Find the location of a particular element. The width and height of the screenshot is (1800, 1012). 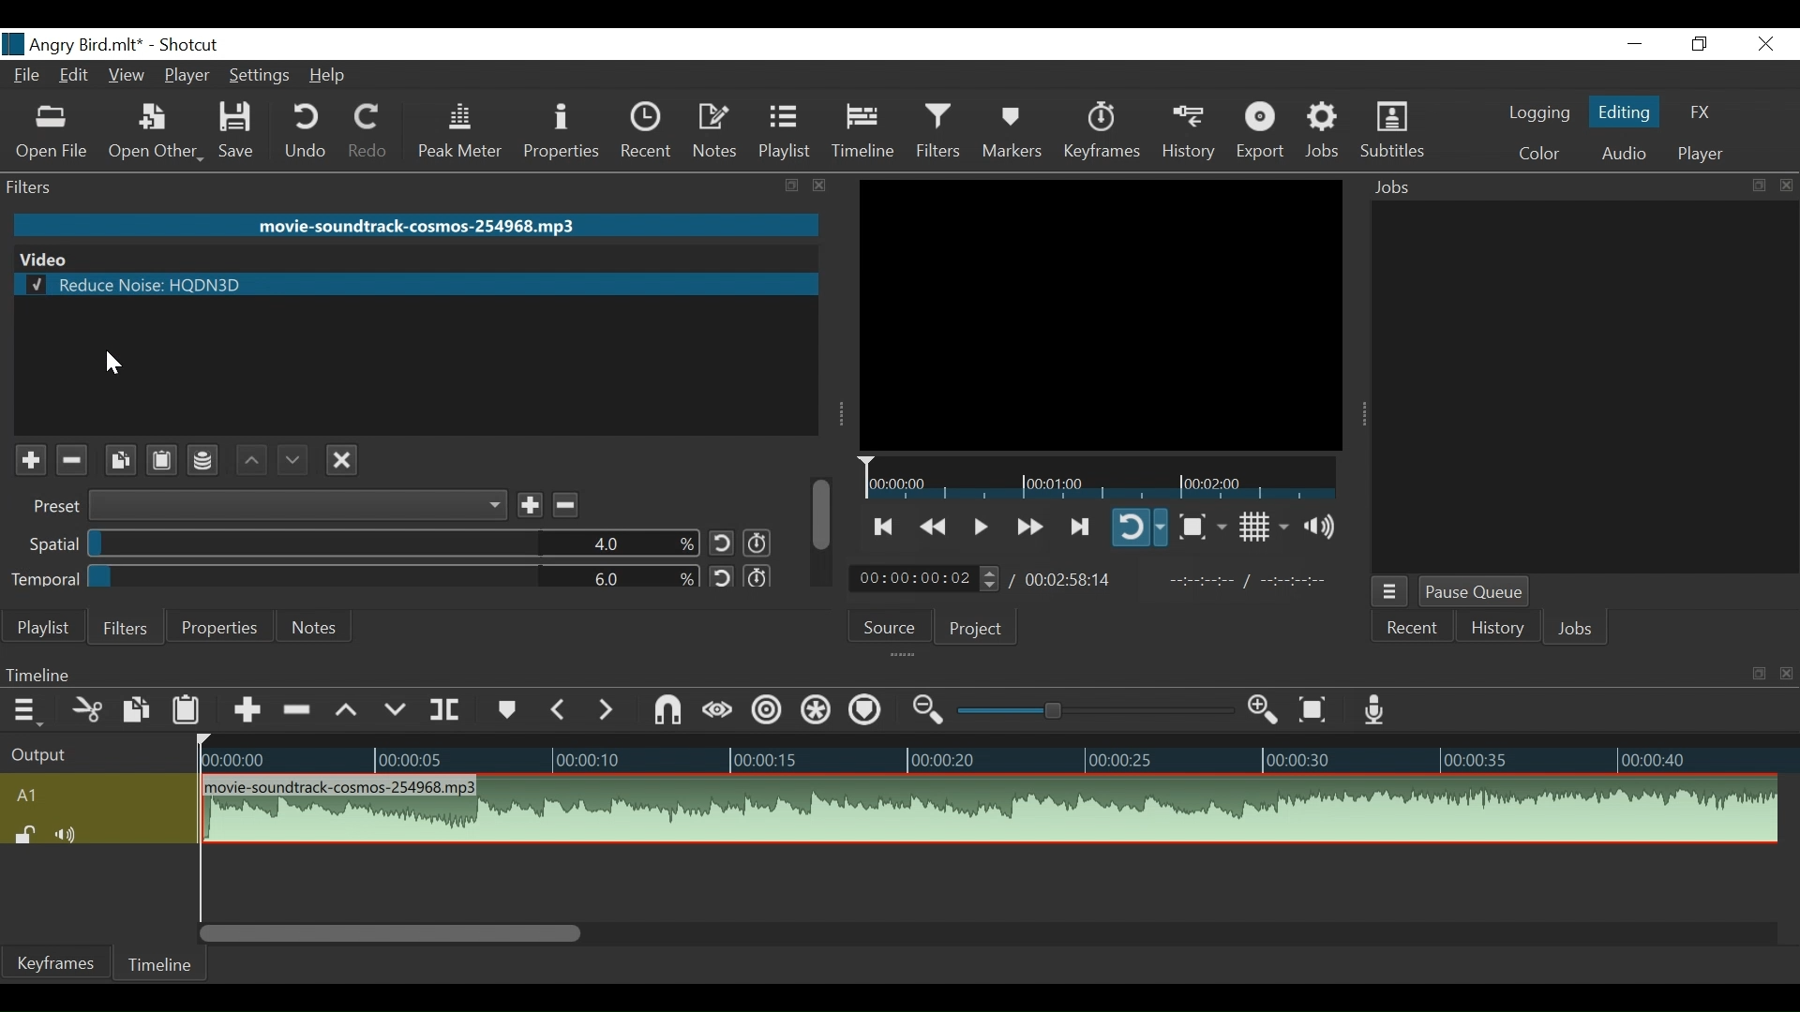

Undo is located at coordinates (306, 132).